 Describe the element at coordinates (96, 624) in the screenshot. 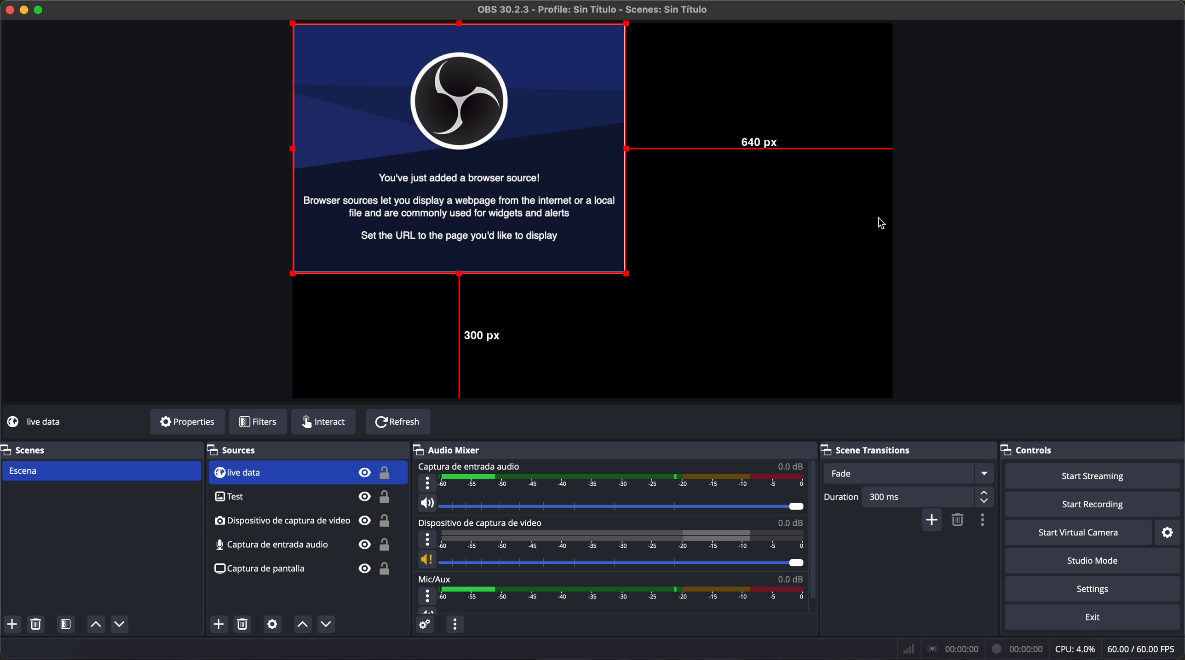

I see `move sources up` at that location.